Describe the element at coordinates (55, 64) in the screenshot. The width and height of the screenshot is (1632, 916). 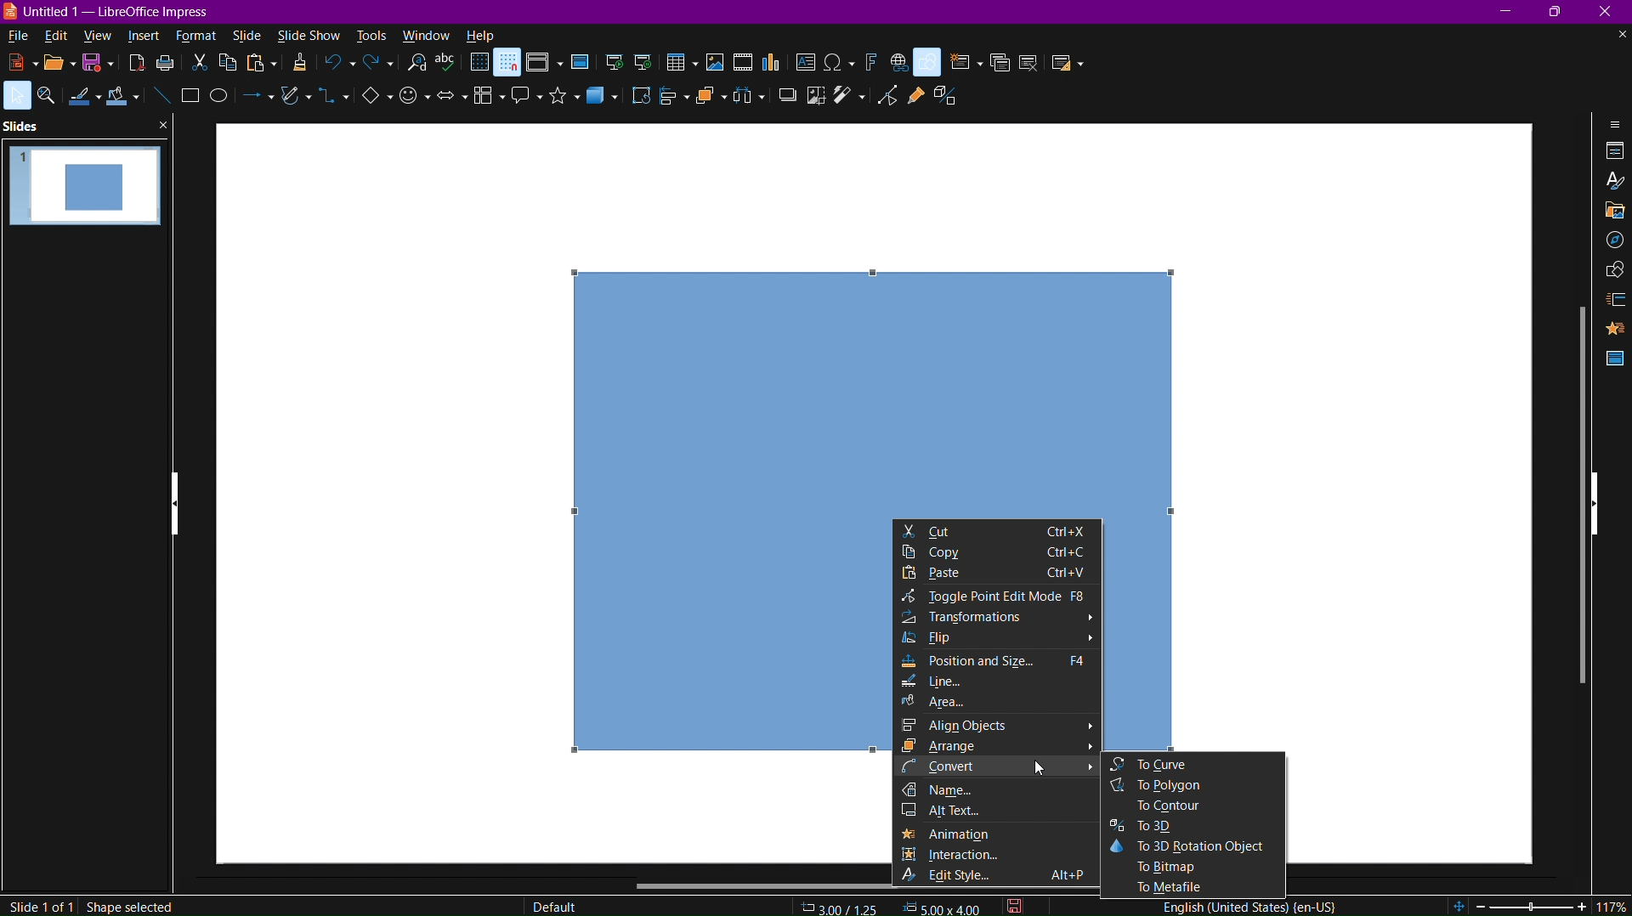
I see `Open` at that location.